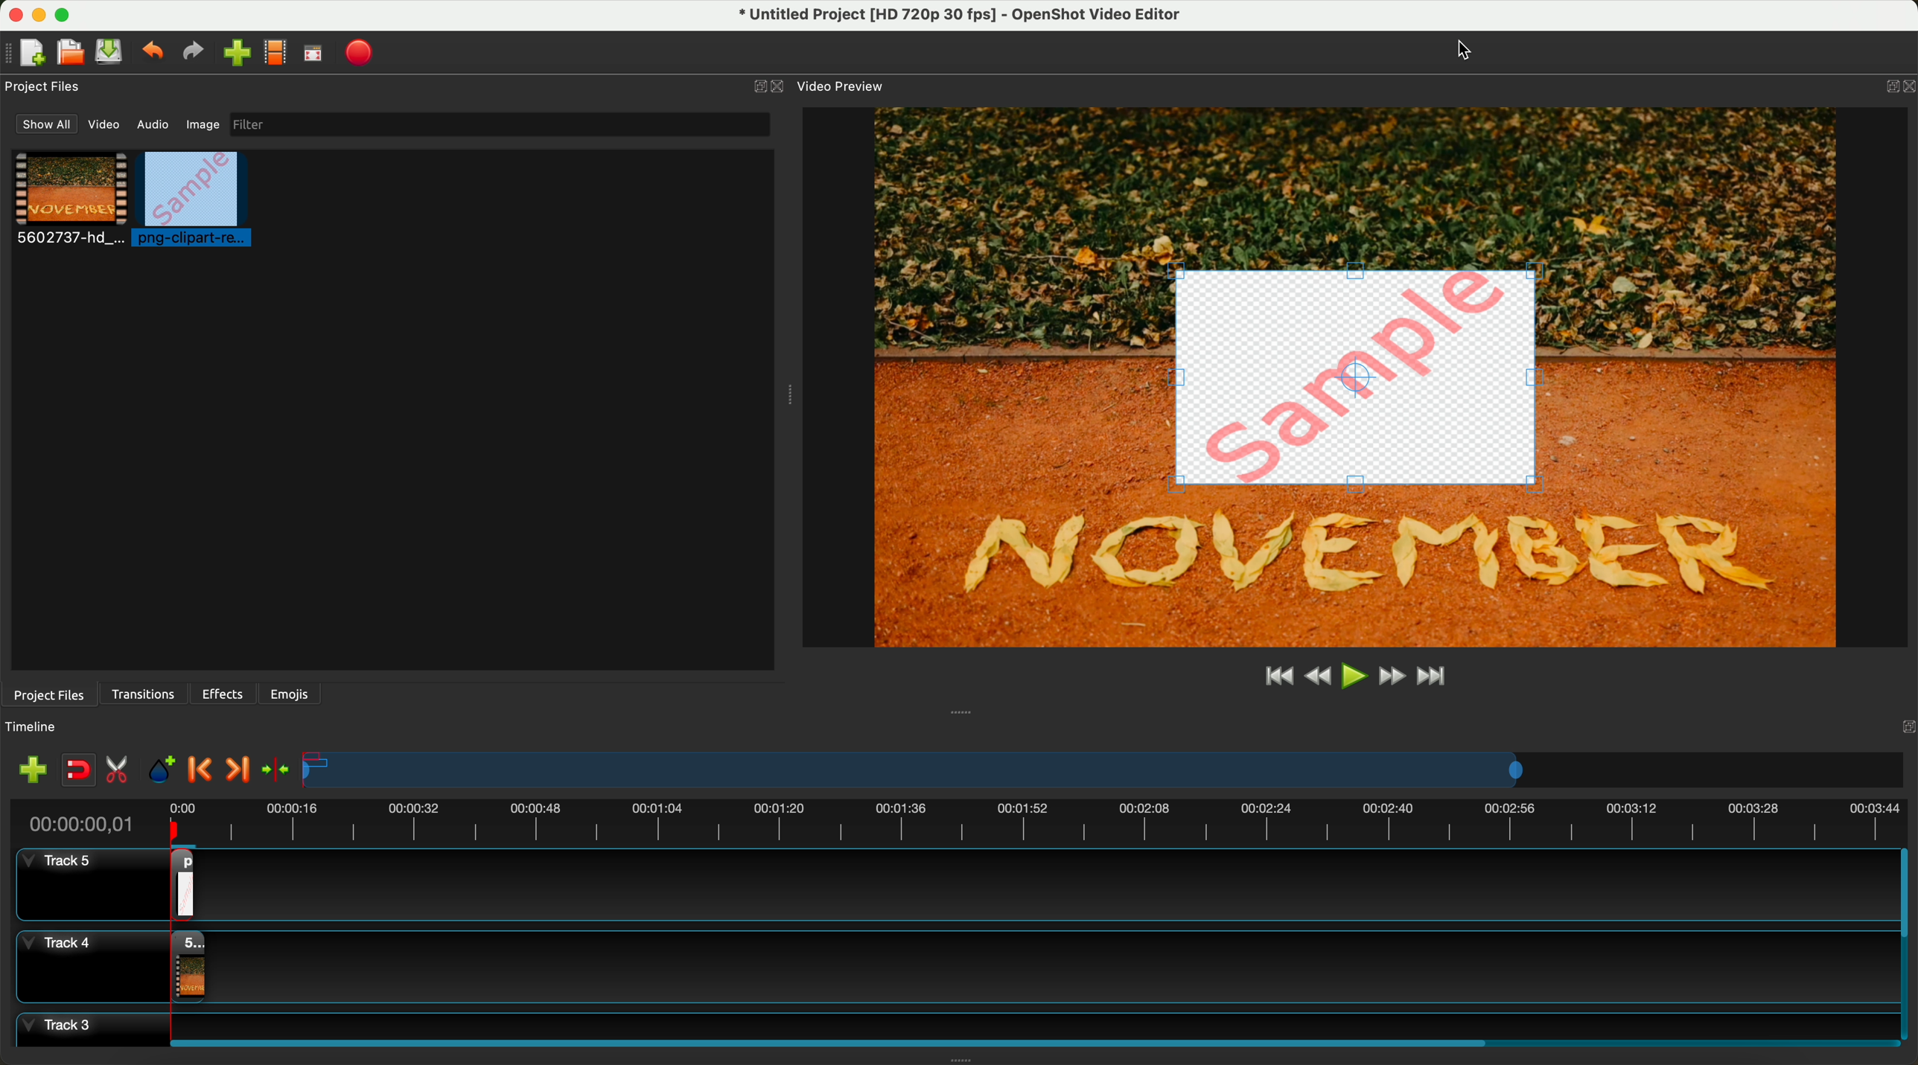 The height and width of the screenshot is (1065, 1918). I want to click on video, so click(71, 201).